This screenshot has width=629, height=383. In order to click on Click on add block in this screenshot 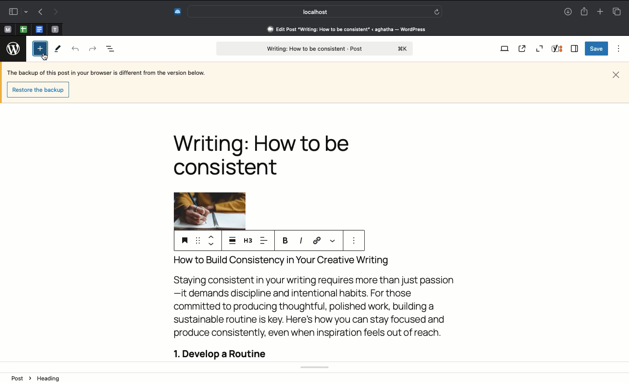, I will do `click(40, 50)`.